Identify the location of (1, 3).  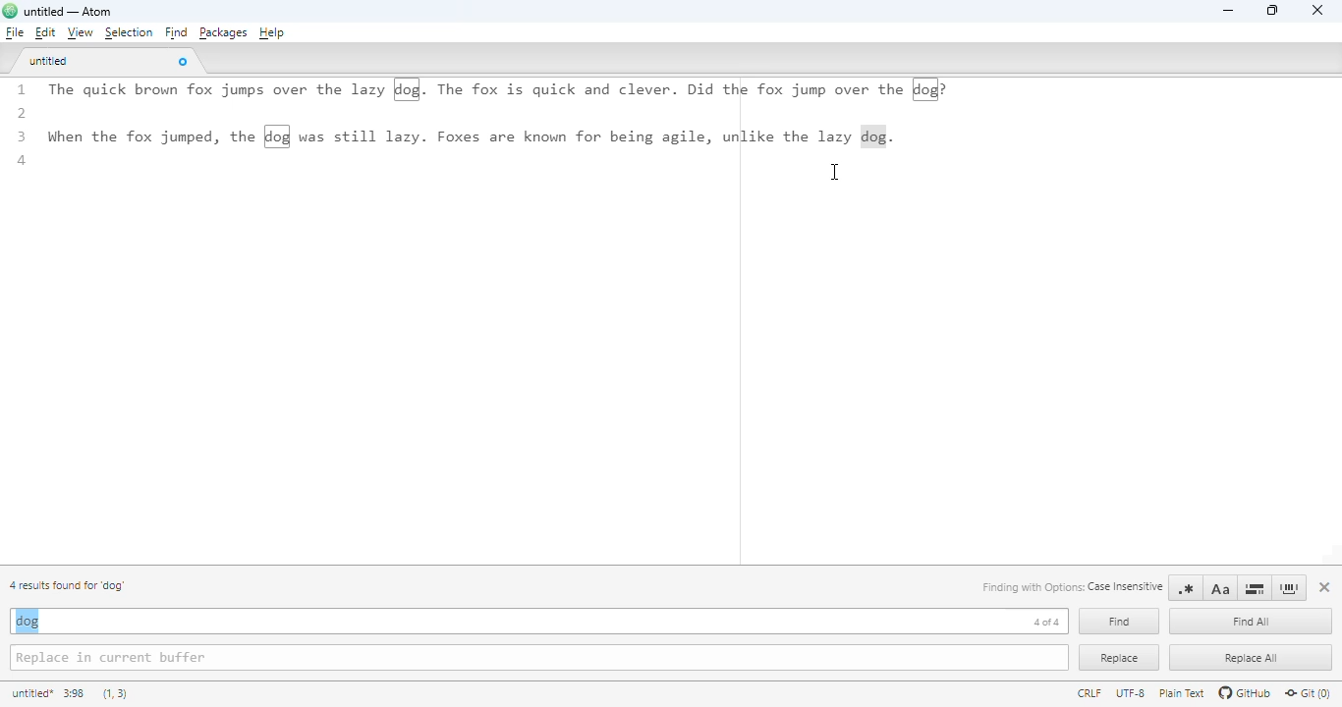
(117, 695).